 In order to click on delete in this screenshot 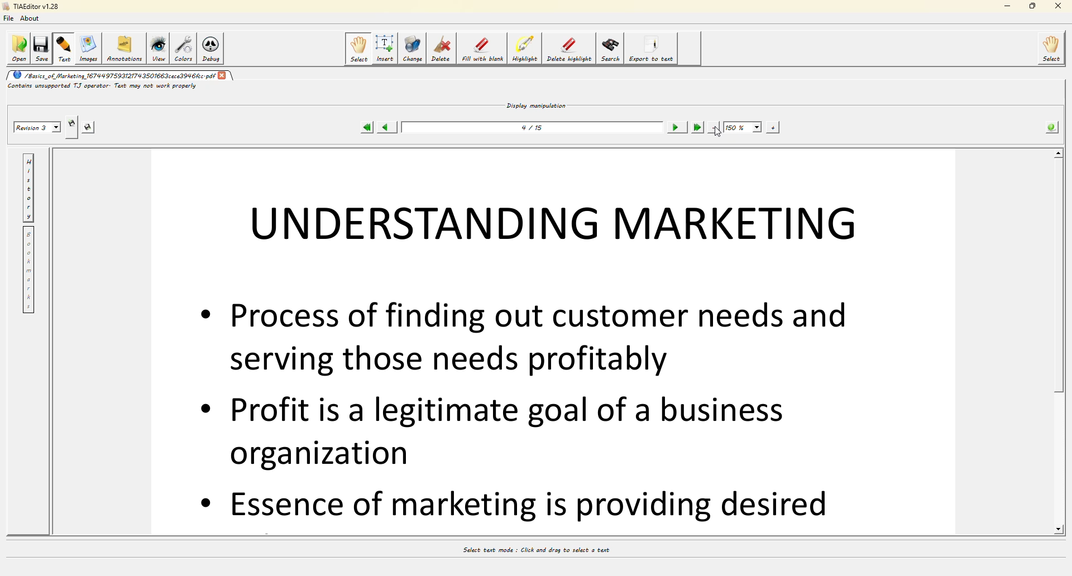, I will do `click(441, 49)`.